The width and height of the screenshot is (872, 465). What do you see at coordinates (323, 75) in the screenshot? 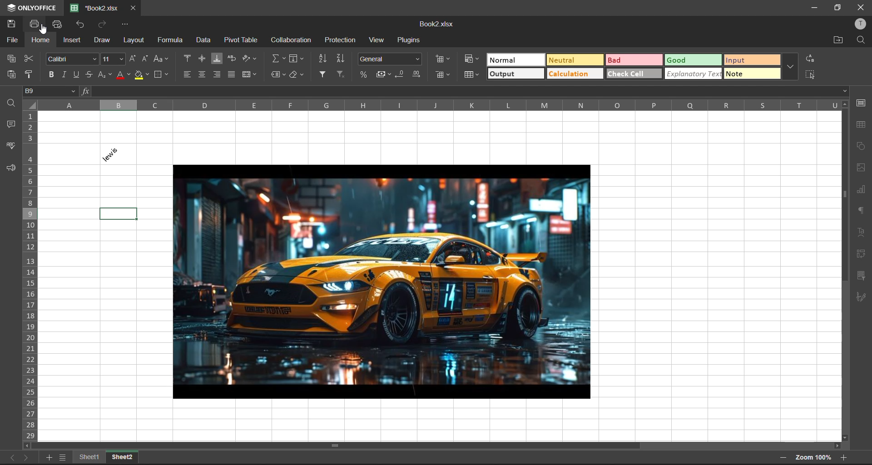
I see `filter` at bounding box center [323, 75].